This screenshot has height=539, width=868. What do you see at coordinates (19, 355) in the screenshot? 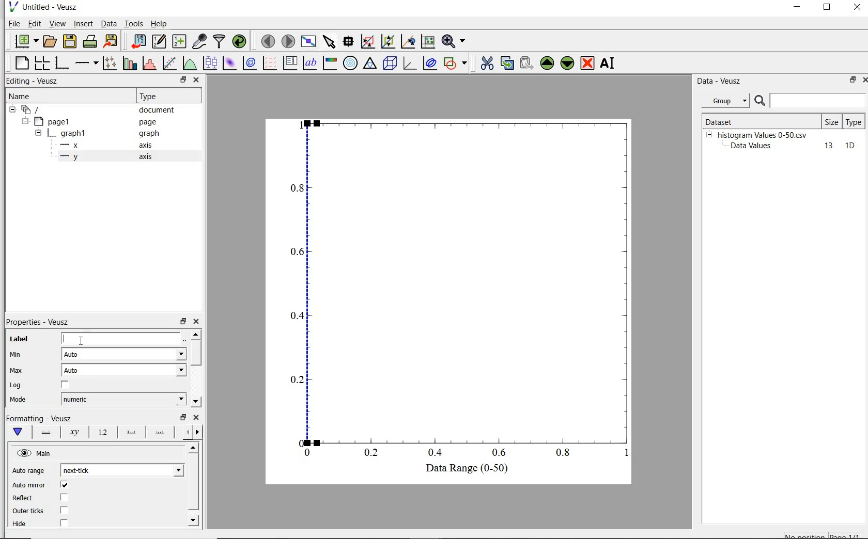
I see `min` at bounding box center [19, 355].